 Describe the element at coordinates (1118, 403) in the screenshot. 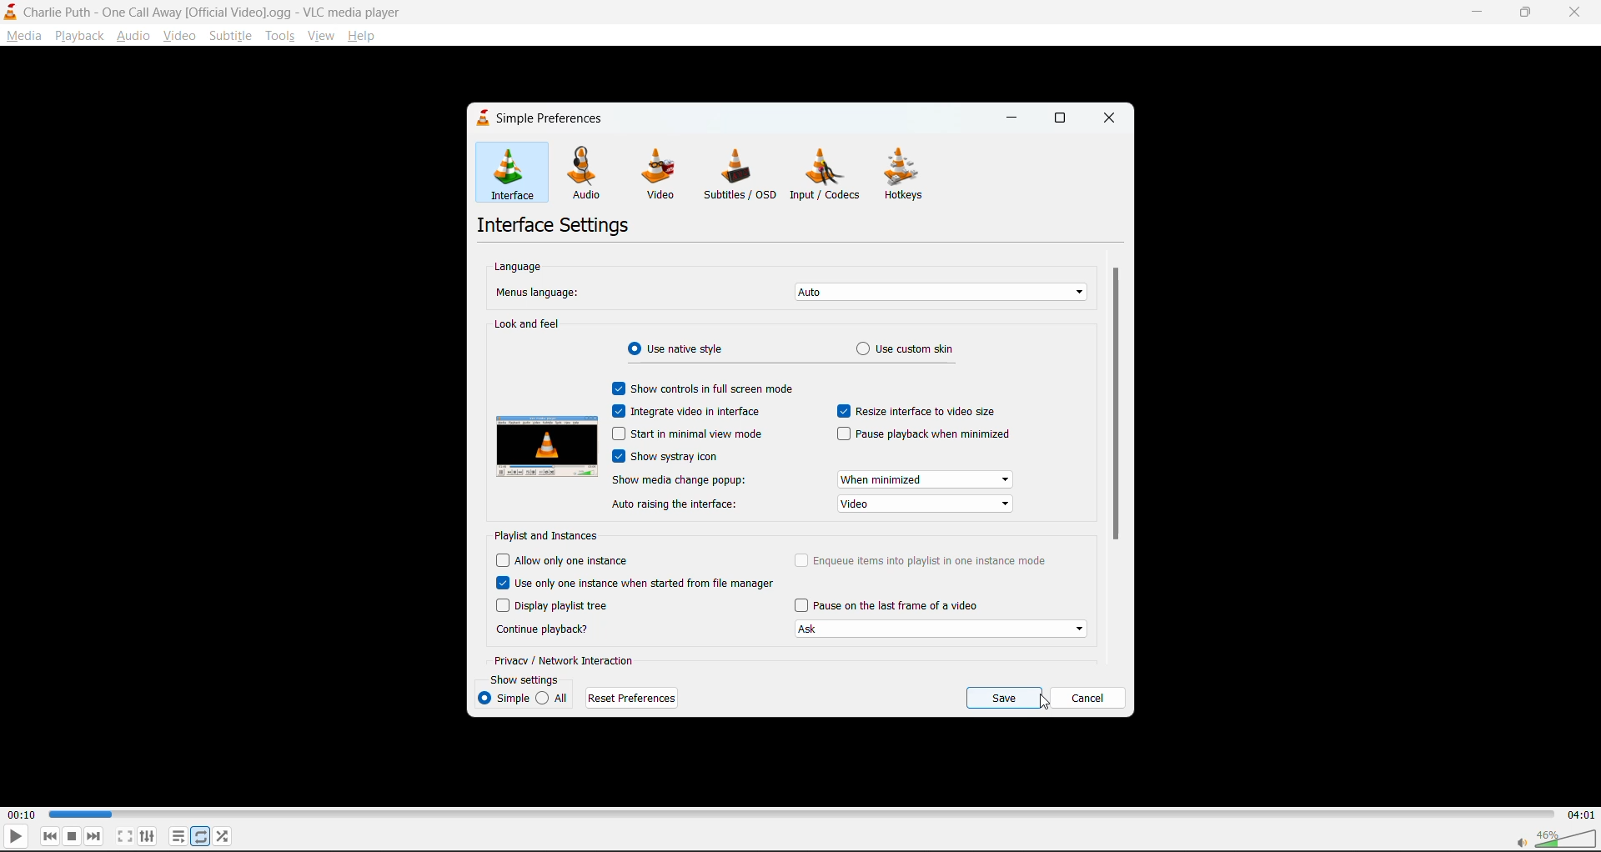

I see `vertical scroll bar` at that location.